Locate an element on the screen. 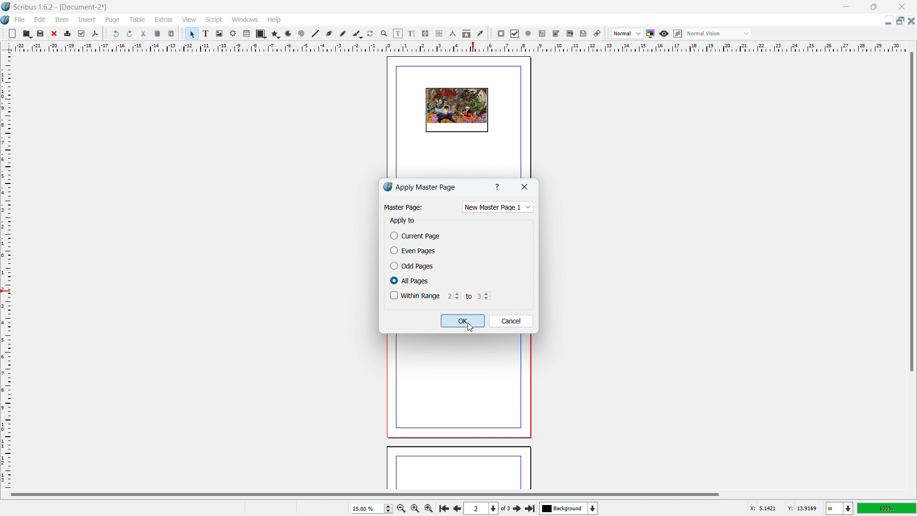 This screenshot has width=917, height=516. cut is located at coordinates (144, 33).